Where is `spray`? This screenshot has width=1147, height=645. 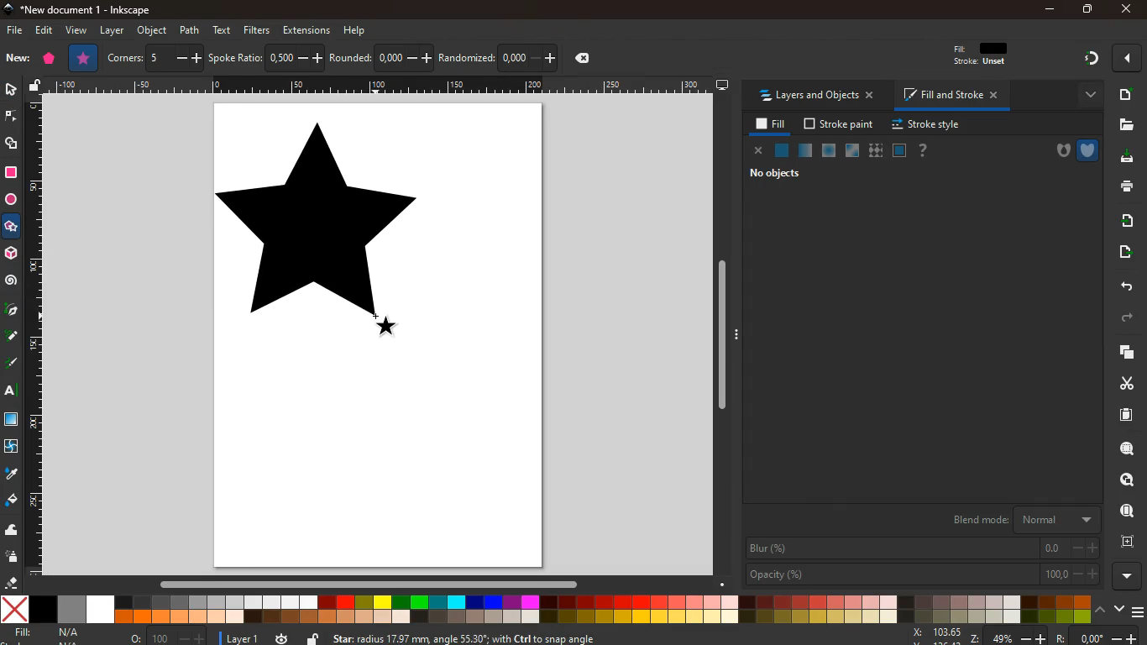
spray is located at coordinates (12, 556).